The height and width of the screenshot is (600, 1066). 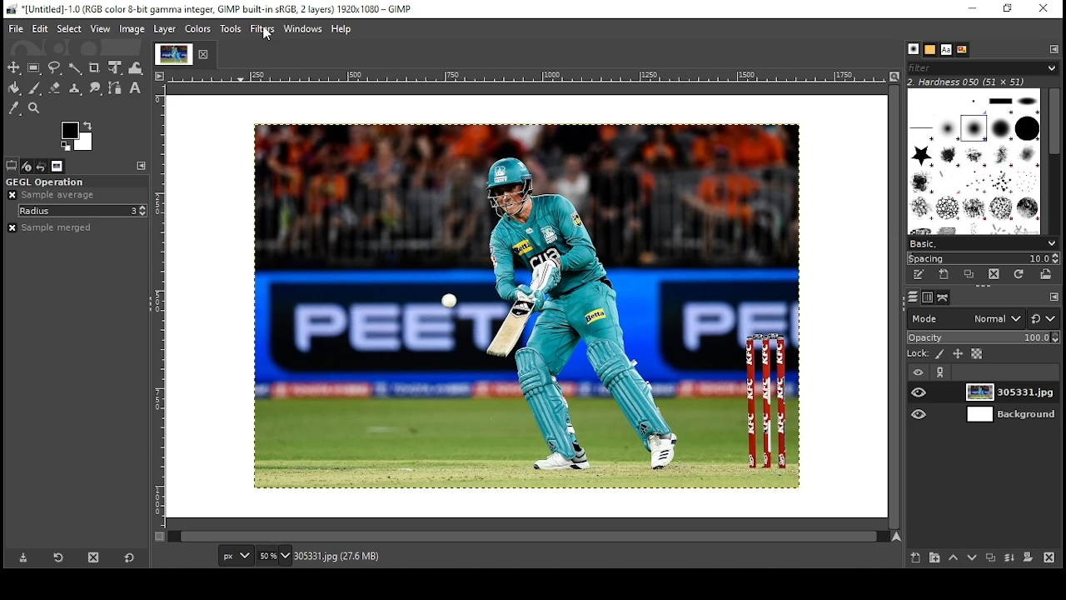 What do you see at coordinates (136, 66) in the screenshot?
I see `warp transform` at bounding box center [136, 66].